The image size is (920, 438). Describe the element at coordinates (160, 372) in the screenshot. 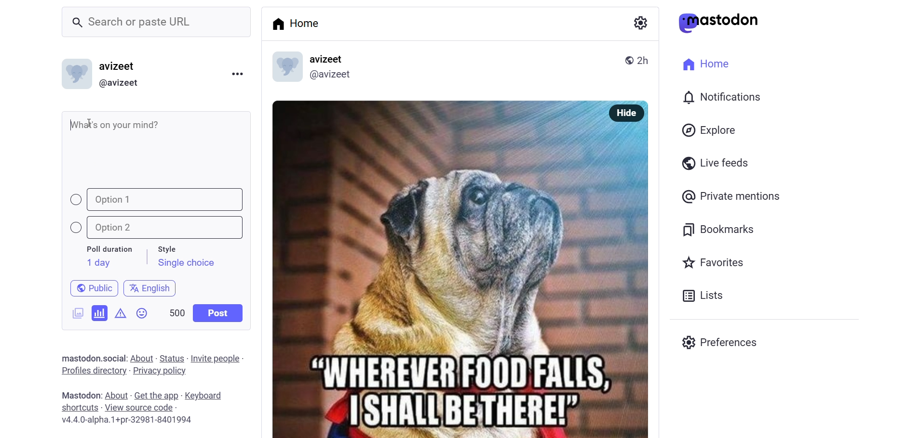

I see `privacy policy` at that location.